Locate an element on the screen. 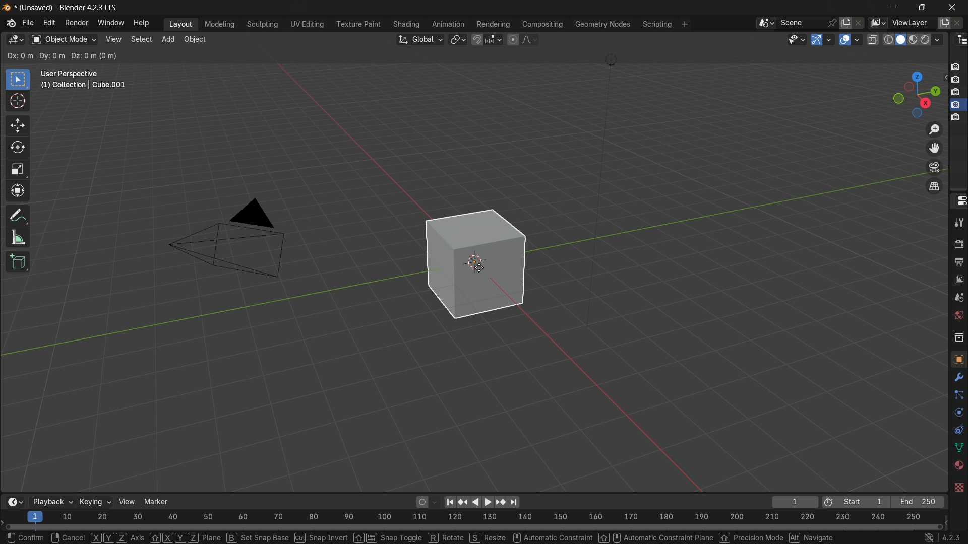 The height and width of the screenshot is (544, 968). auto keying is located at coordinates (420, 503).